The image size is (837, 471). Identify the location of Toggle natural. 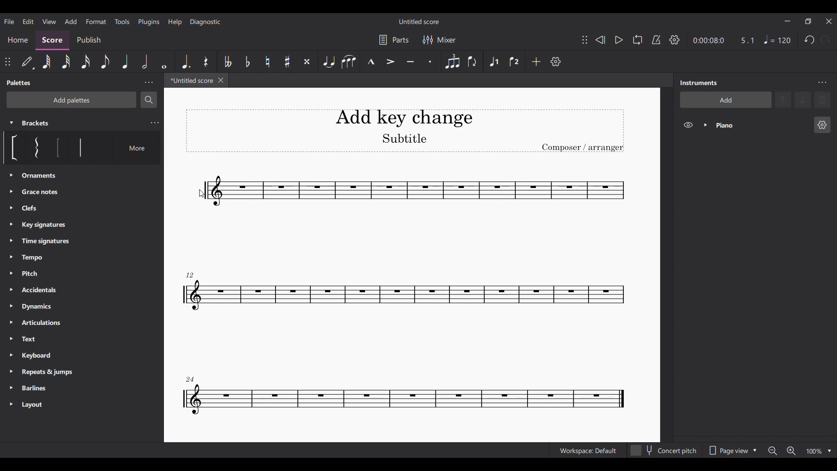
(268, 61).